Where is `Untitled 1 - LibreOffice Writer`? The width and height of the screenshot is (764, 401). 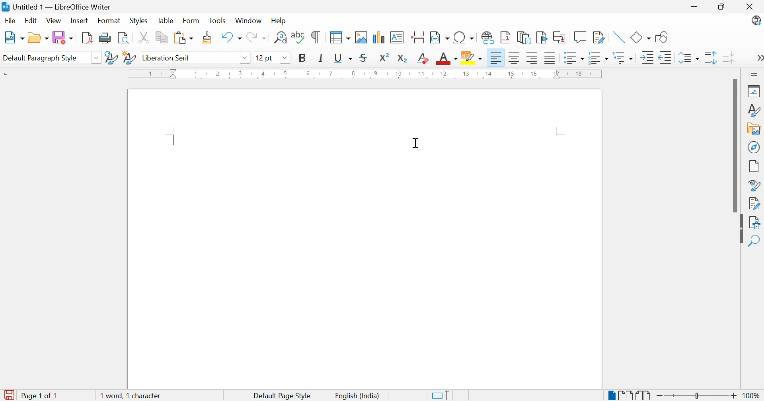 Untitled 1 - LibreOffice Writer is located at coordinates (56, 6).